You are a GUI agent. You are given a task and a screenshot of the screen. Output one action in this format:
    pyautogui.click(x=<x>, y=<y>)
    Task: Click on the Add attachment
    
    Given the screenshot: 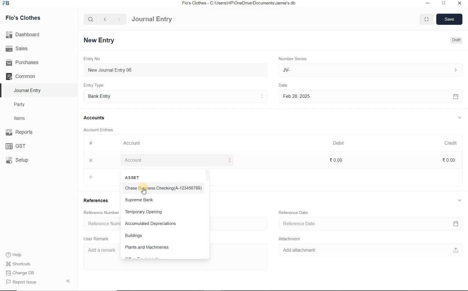 What is the action you would take?
    pyautogui.click(x=370, y=250)
    